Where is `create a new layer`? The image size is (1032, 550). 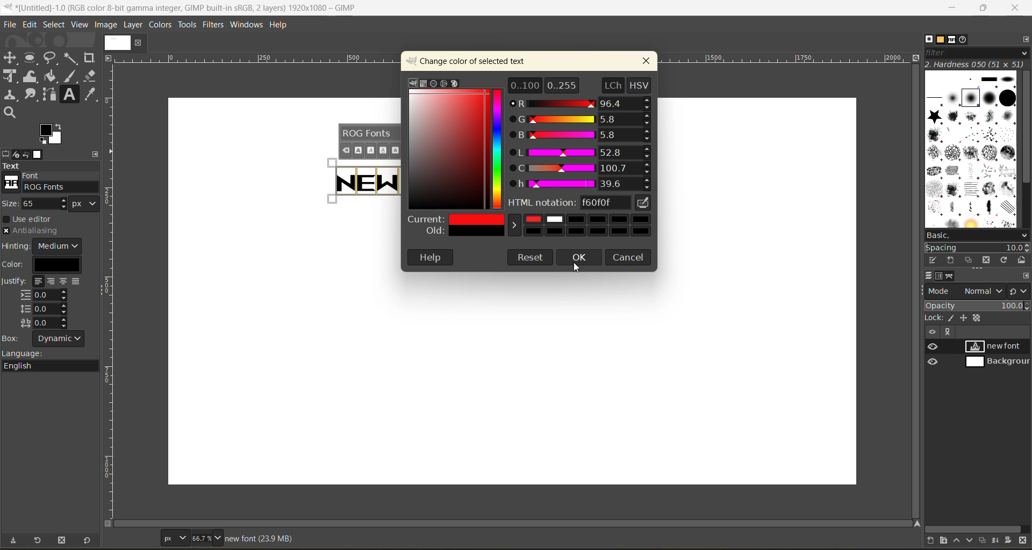
create a new layer is located at coordinates (933, 540).